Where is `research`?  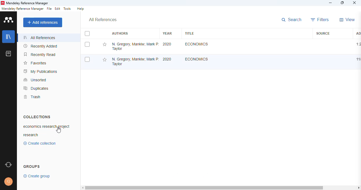 research is located at coordinates (31, 135).